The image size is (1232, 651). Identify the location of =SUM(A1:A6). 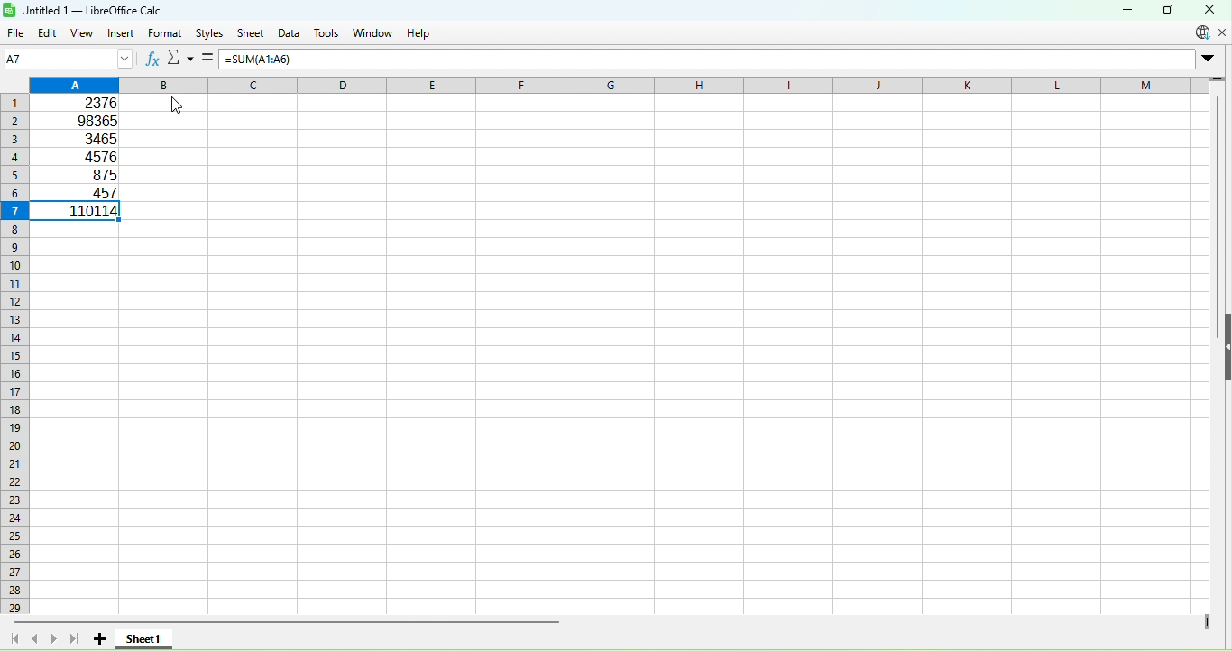
(266, 59).